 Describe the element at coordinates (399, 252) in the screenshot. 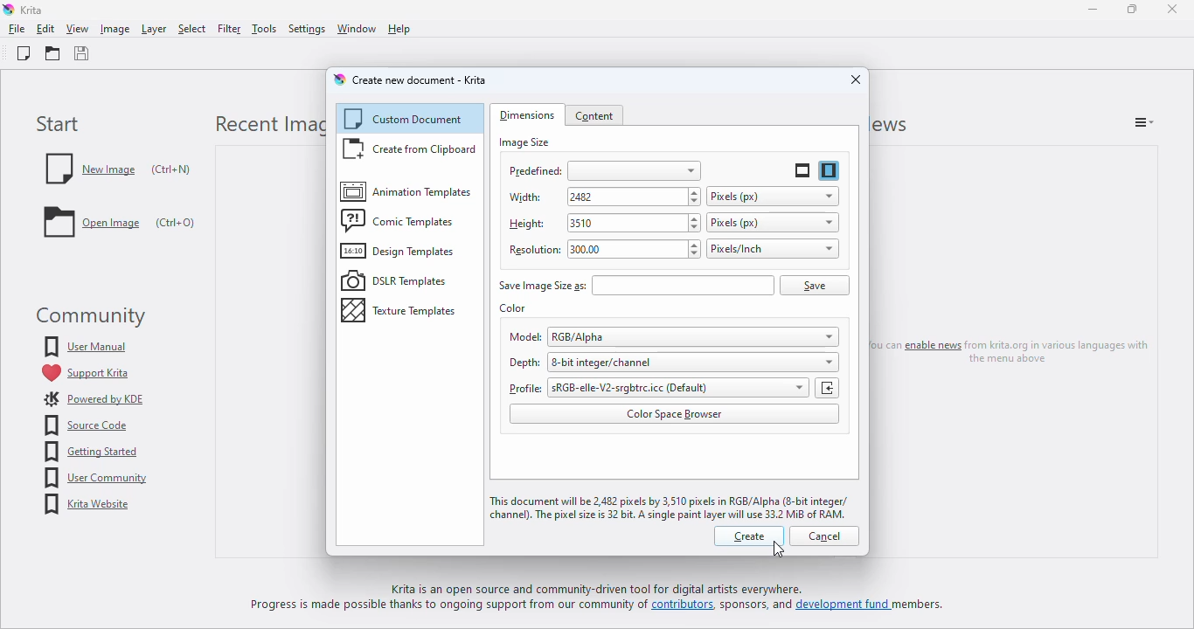

I see `design templates` at that location.